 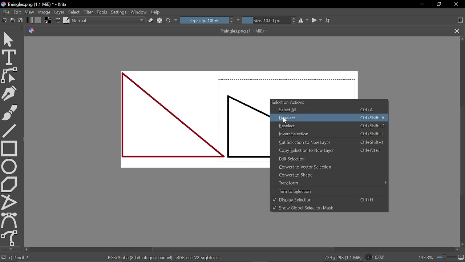 What do you see at coordinates (9, 58) in the screenshot?
I see `Text tool` at bounding box center [9, 58].